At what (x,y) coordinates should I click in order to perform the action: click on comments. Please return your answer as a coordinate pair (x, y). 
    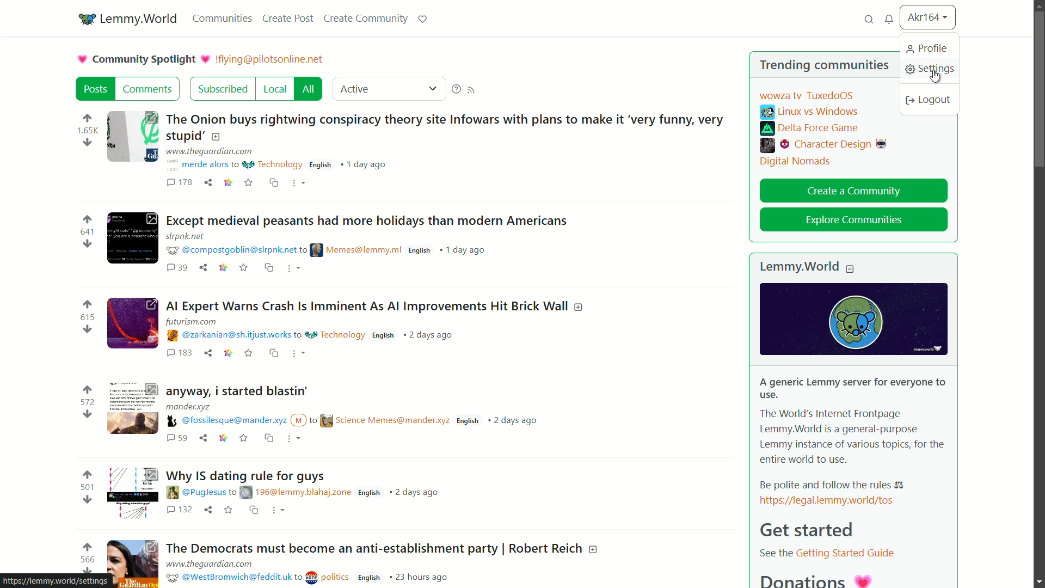
    Looking at the image, I should click on (149, 88).